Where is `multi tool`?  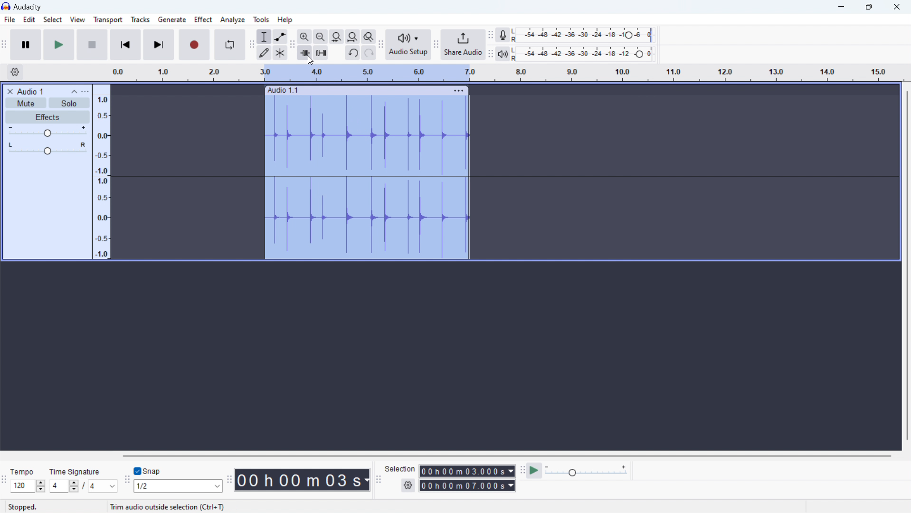 multi tool is located at coordinates (280, 53).